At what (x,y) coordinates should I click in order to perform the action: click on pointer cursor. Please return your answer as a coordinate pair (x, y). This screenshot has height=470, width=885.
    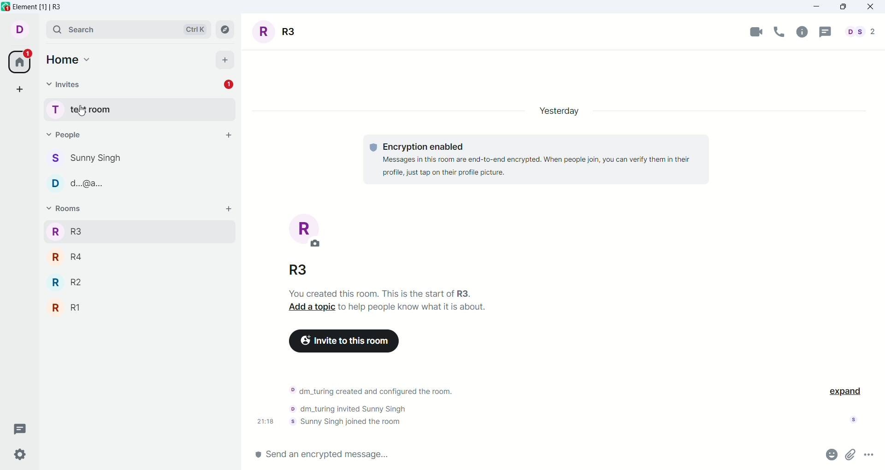
    Looking at the image, I should click on (79, 110).